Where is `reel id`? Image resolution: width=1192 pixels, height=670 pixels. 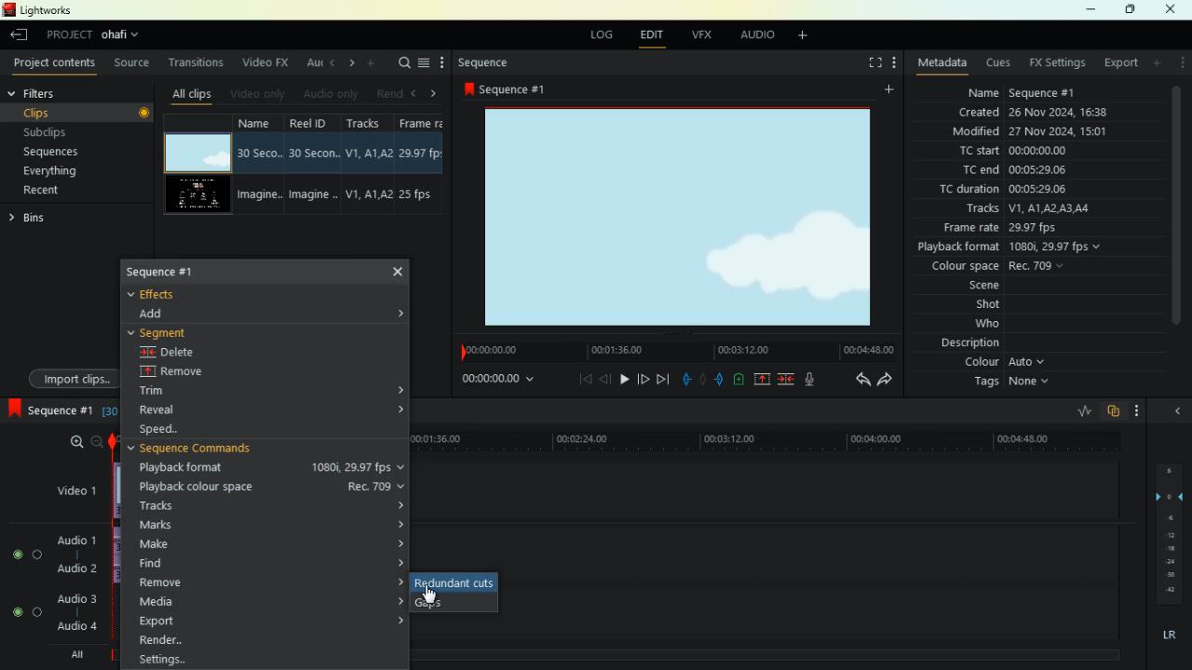 reel id is located at coordinates (314, 163).